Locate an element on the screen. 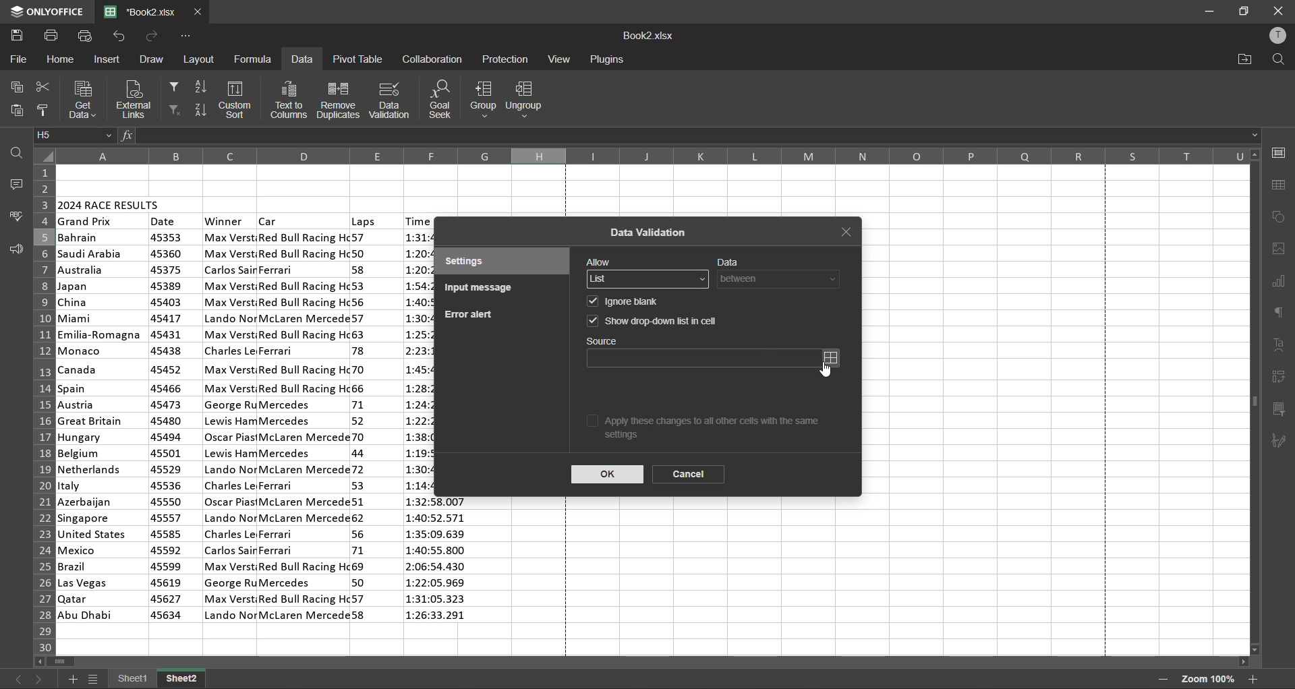 The image size is (1295, 689). copy is located at coordinates (16, 88).